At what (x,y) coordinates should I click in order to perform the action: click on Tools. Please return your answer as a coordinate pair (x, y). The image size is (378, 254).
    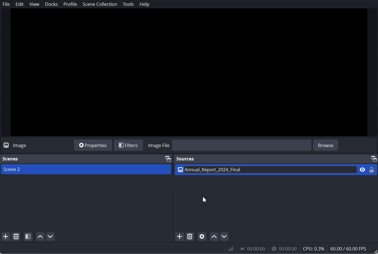
    Looking at the image, I should click on (129, 4).